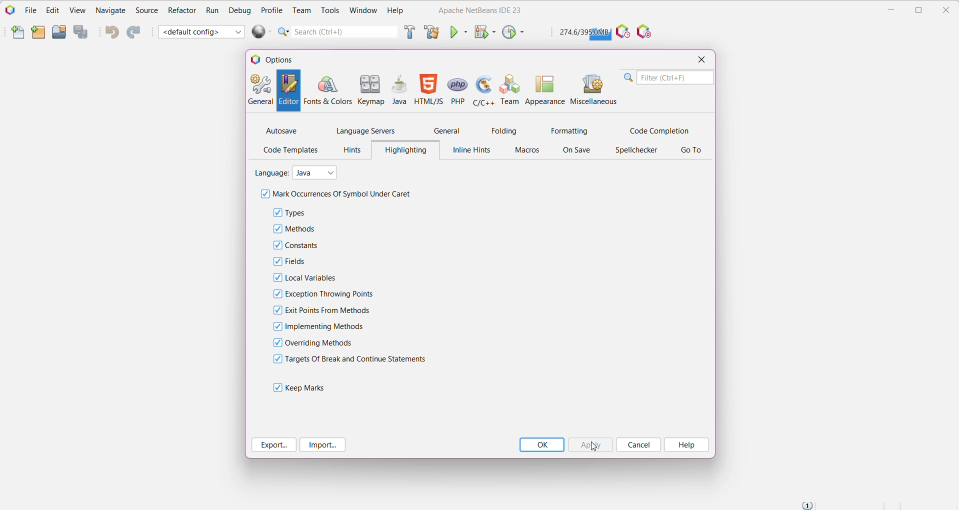  I want to click on OK, so click(543, 445).